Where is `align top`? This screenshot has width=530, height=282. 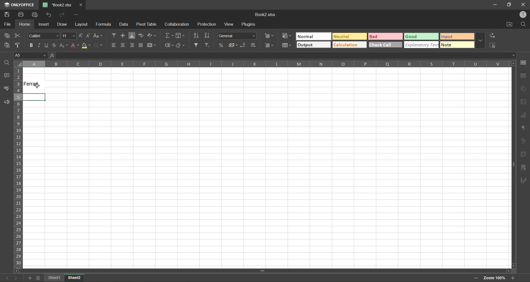
align top is located at coordinates (113, 35).